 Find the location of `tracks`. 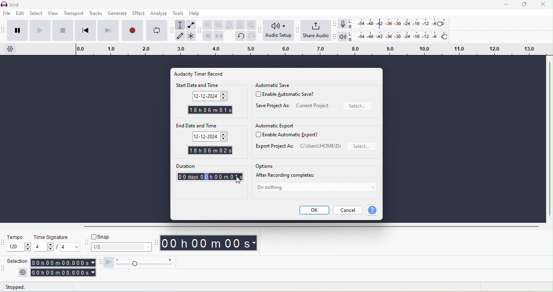

tracks is located at coordinates (96, 14).